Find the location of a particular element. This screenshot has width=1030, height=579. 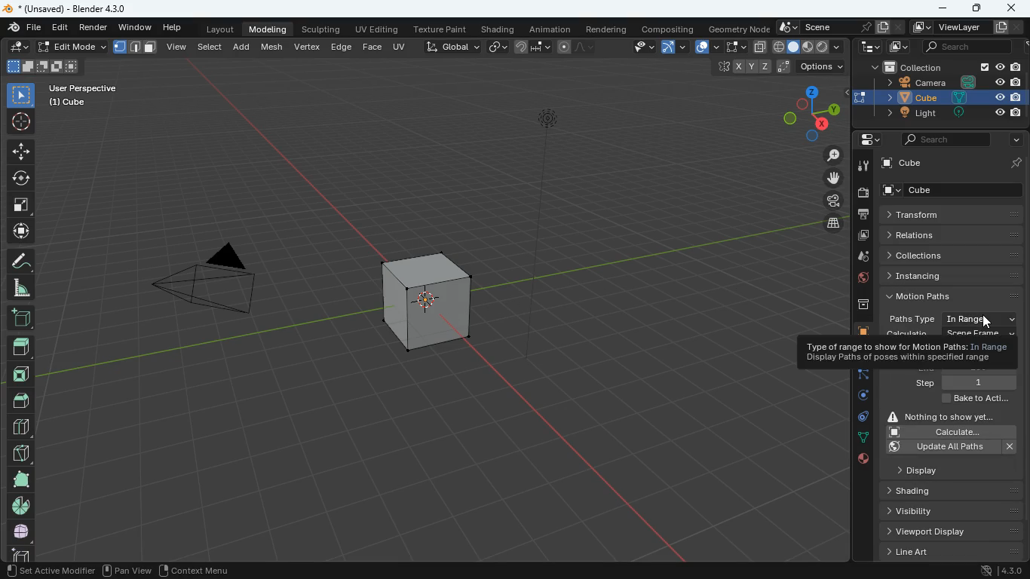

copy is located at coordinates (759, 47).